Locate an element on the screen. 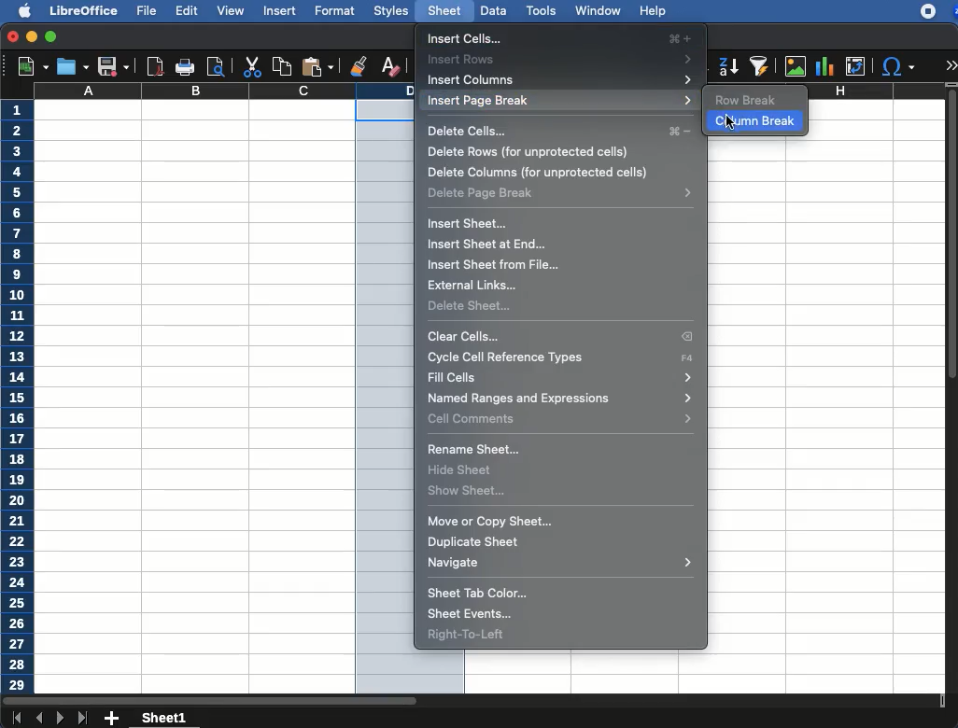 Image resolution: width=958 pixels, height=728 pixels. delete rows (for unprotected cels) is located at coordinates (529, 152).